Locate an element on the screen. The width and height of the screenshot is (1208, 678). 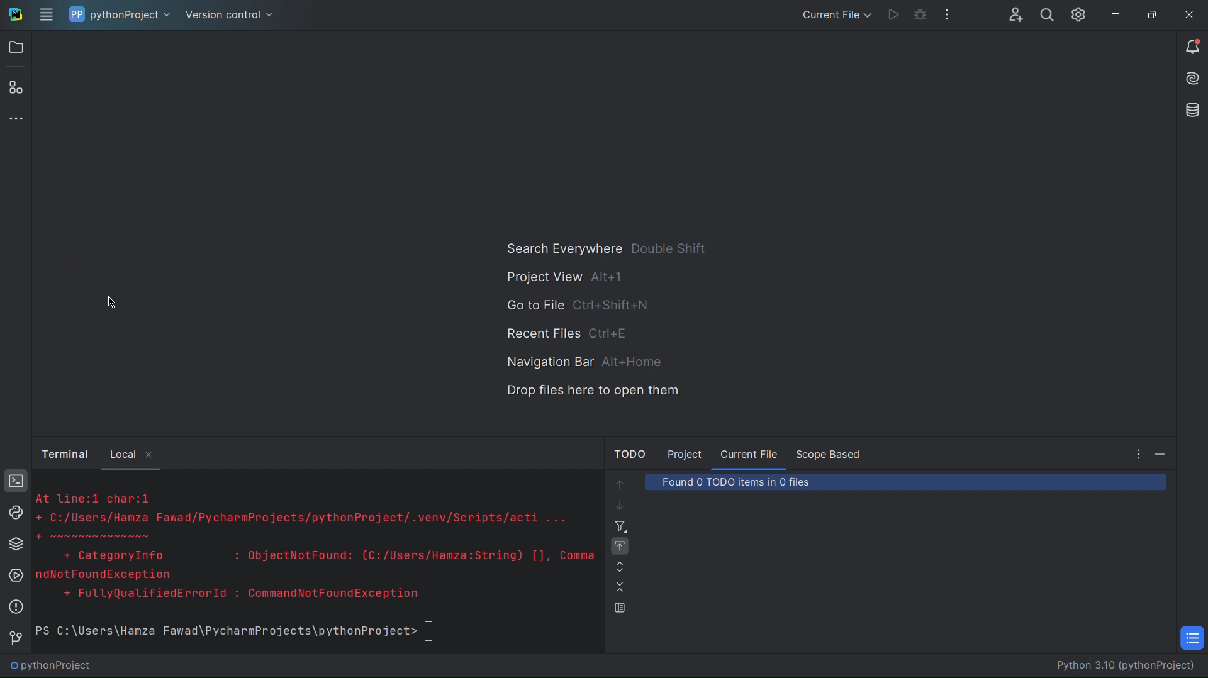
View is located at coordinates (617, 609).